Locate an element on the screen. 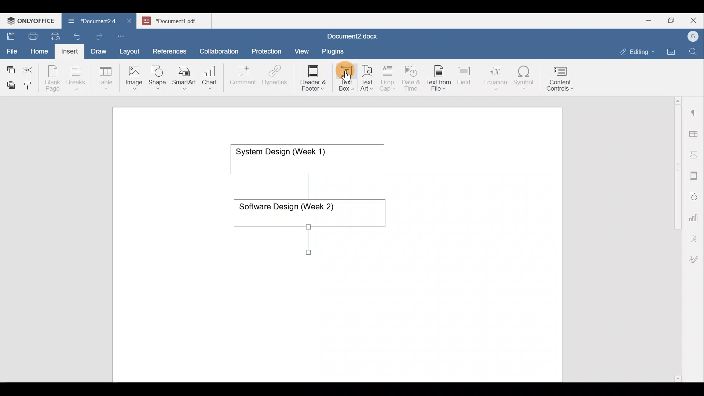 The image size is (704, 396). Breaks is located at coordinates (76, 78).